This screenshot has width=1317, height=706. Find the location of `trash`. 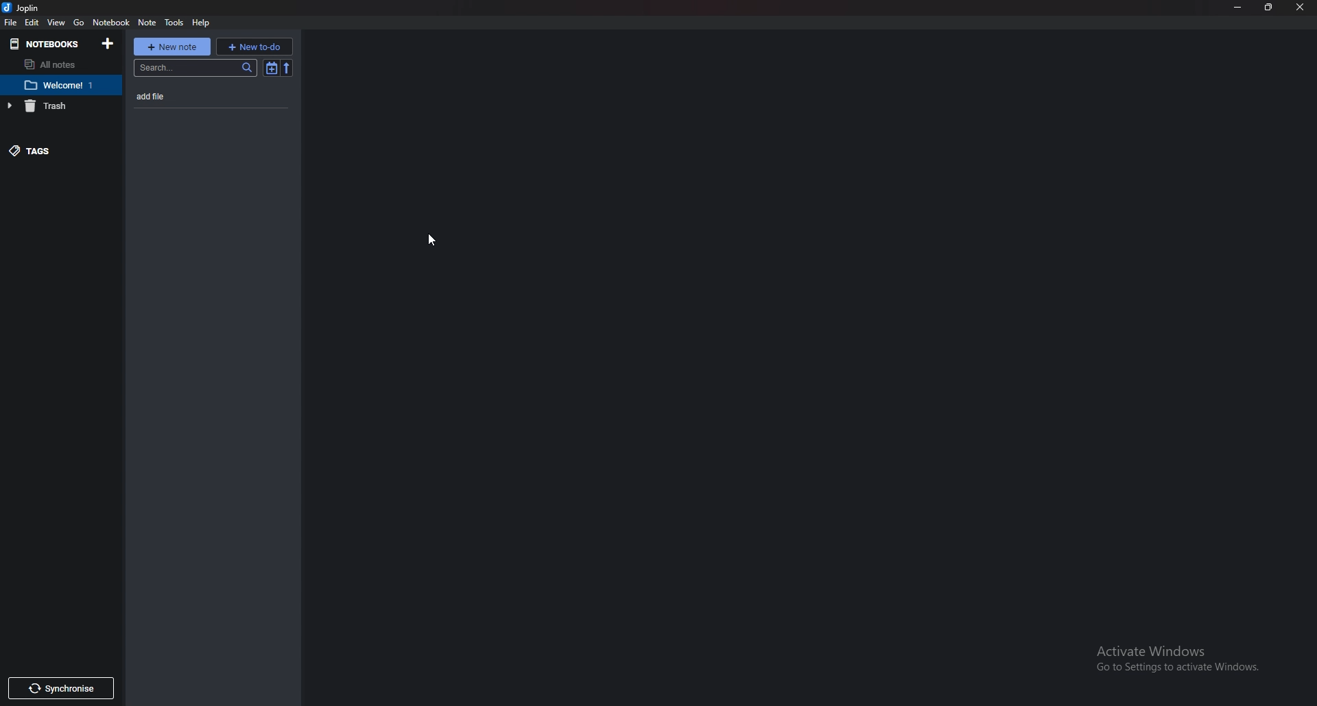

trash is located at coordinates (54, 106).